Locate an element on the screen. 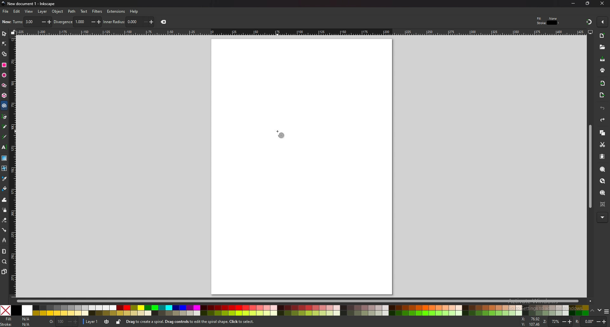 This screenshot has height=327, width=610. snapping is located at coordinates (588, 22).